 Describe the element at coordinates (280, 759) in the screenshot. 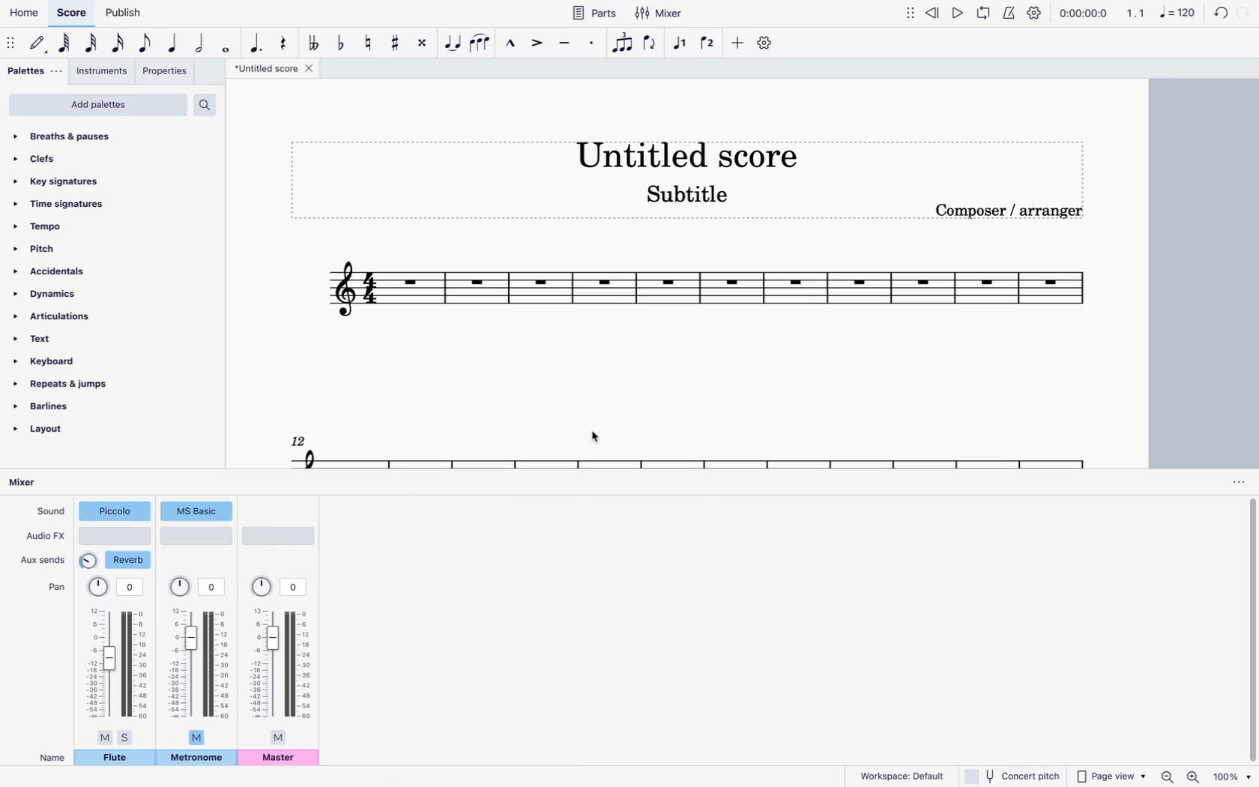

I see `master` at that location.